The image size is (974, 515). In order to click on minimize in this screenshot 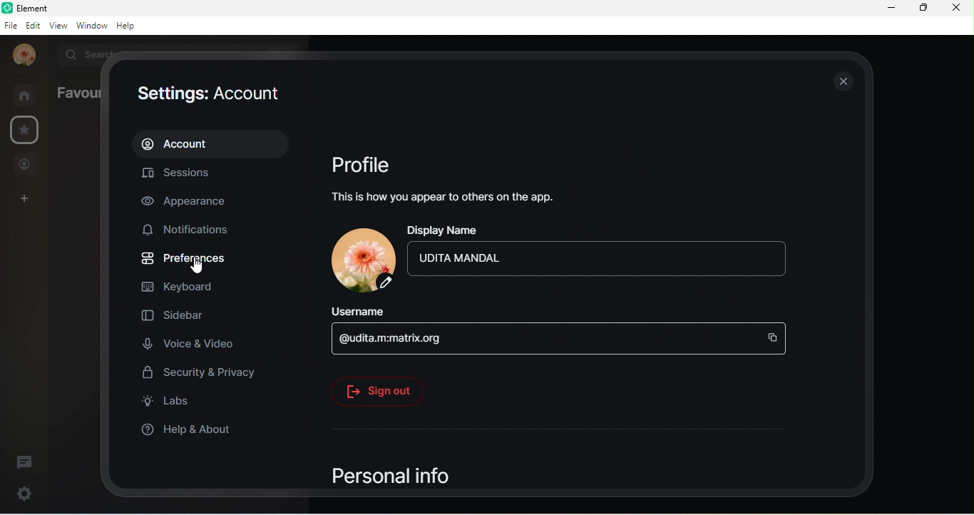, I will do `click(888, 10)`.